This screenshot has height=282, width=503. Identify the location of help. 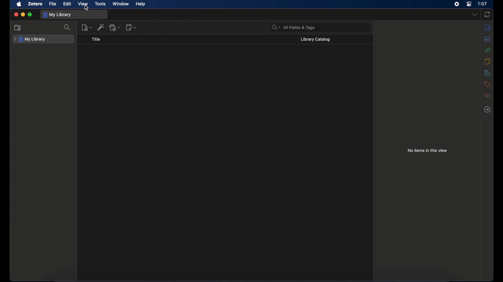
(141, 4).